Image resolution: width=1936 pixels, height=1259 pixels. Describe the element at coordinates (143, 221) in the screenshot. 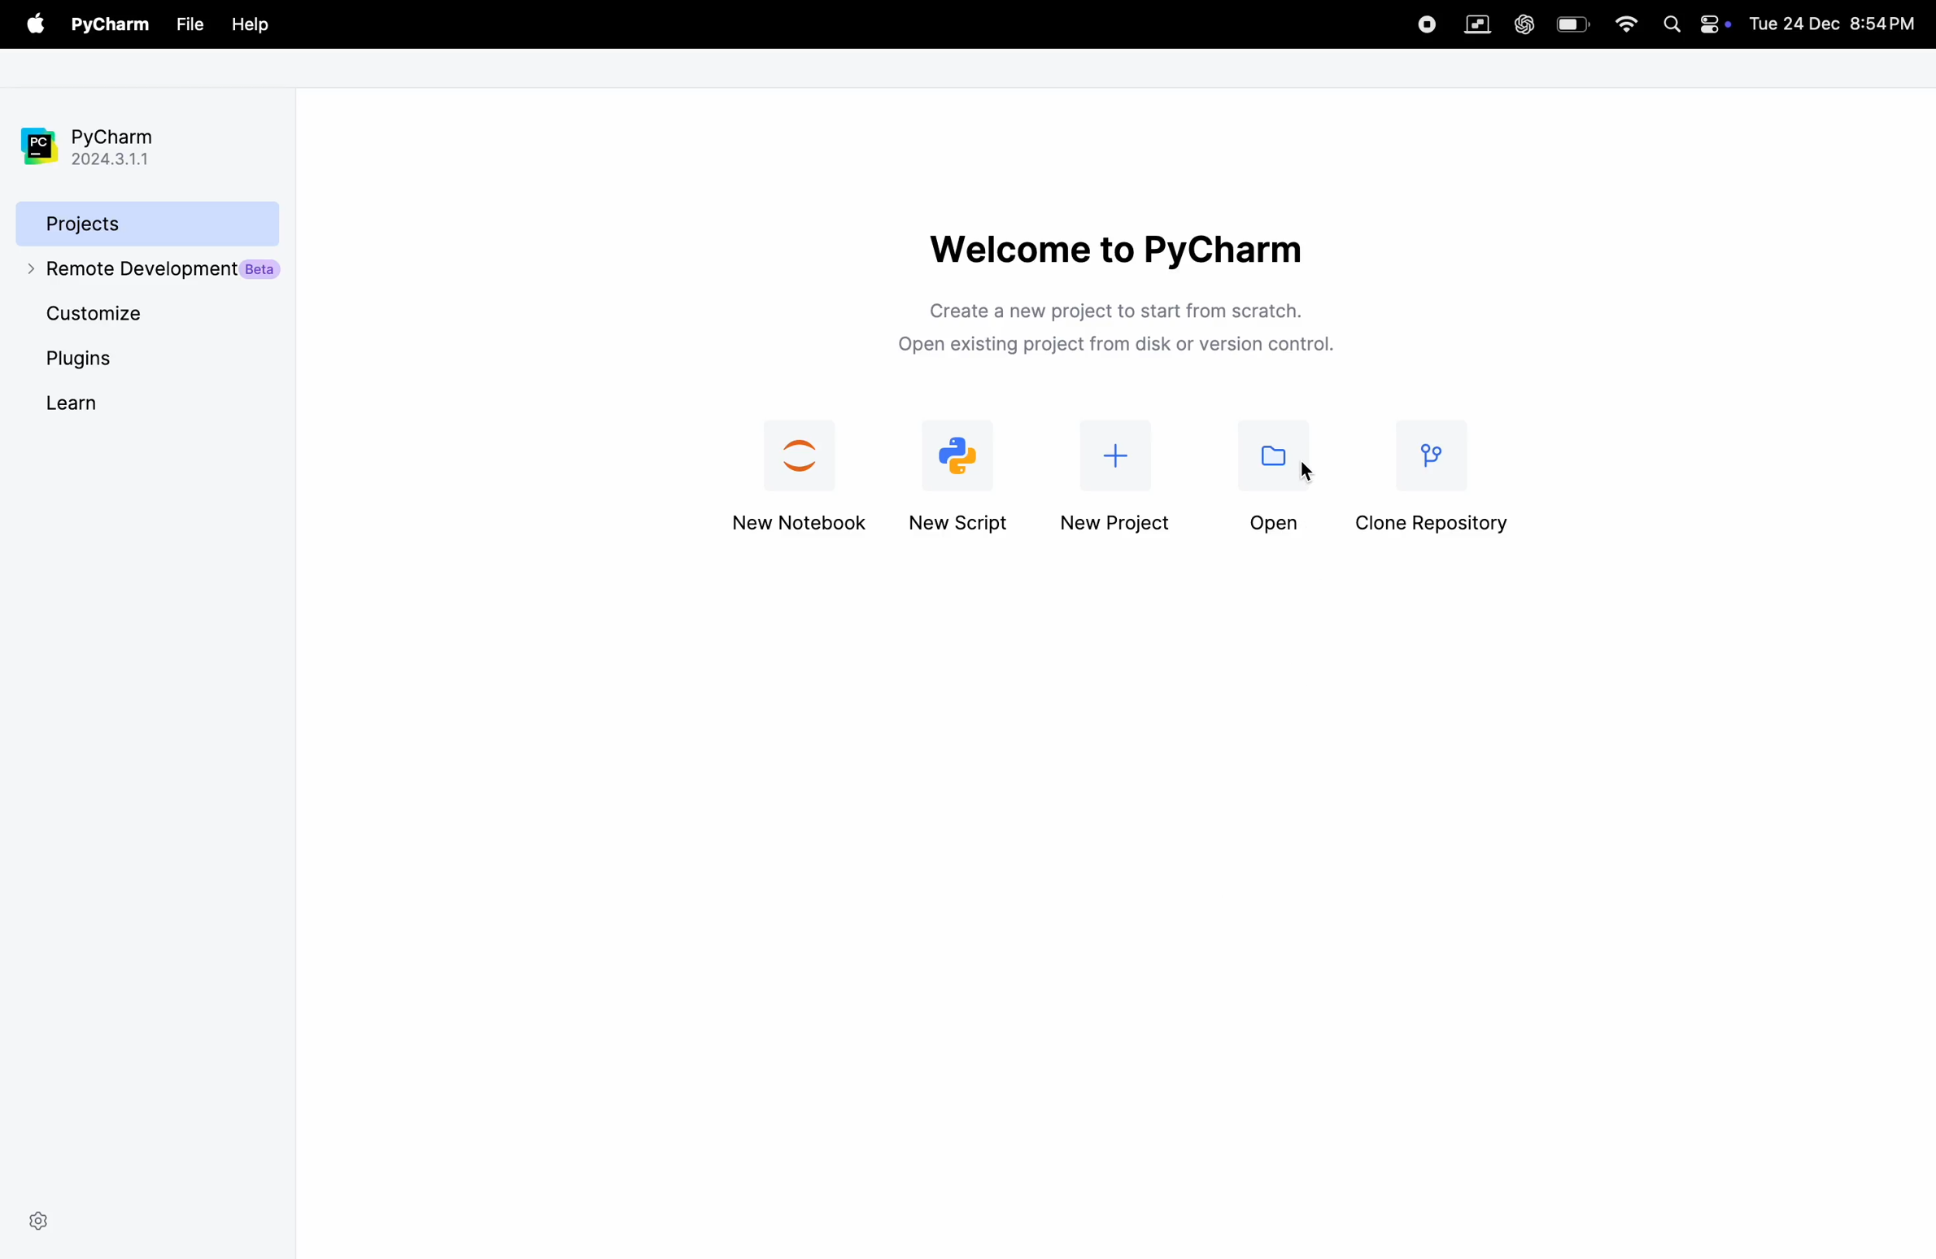

I see `projects` at that location.